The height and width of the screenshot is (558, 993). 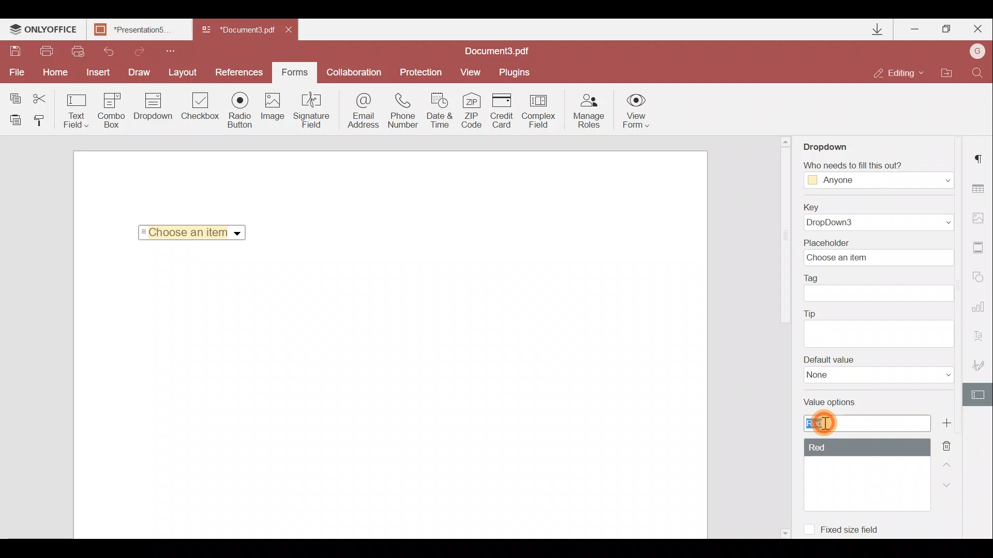 What do you see at coordinates (15, 51) in the screenshot?
I see `Save` at bounding box center [15, 51].